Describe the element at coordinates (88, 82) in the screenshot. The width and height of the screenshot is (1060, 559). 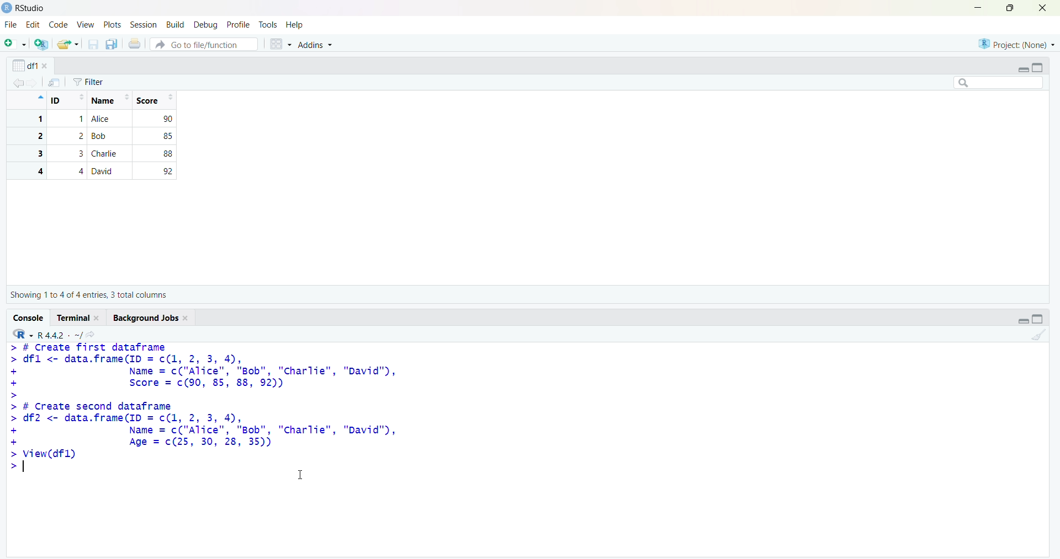
I see `Filter` at that location.